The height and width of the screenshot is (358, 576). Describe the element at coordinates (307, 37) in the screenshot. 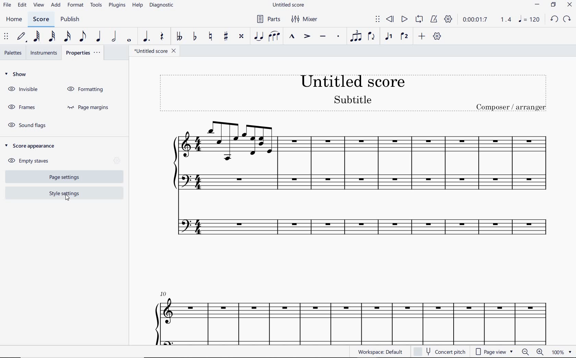

I see `ACCENT` at that location.